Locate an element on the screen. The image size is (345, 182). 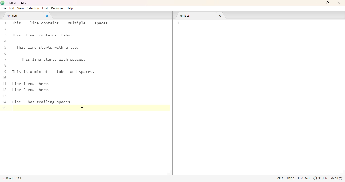
packages is located at coordinates (57, 9).